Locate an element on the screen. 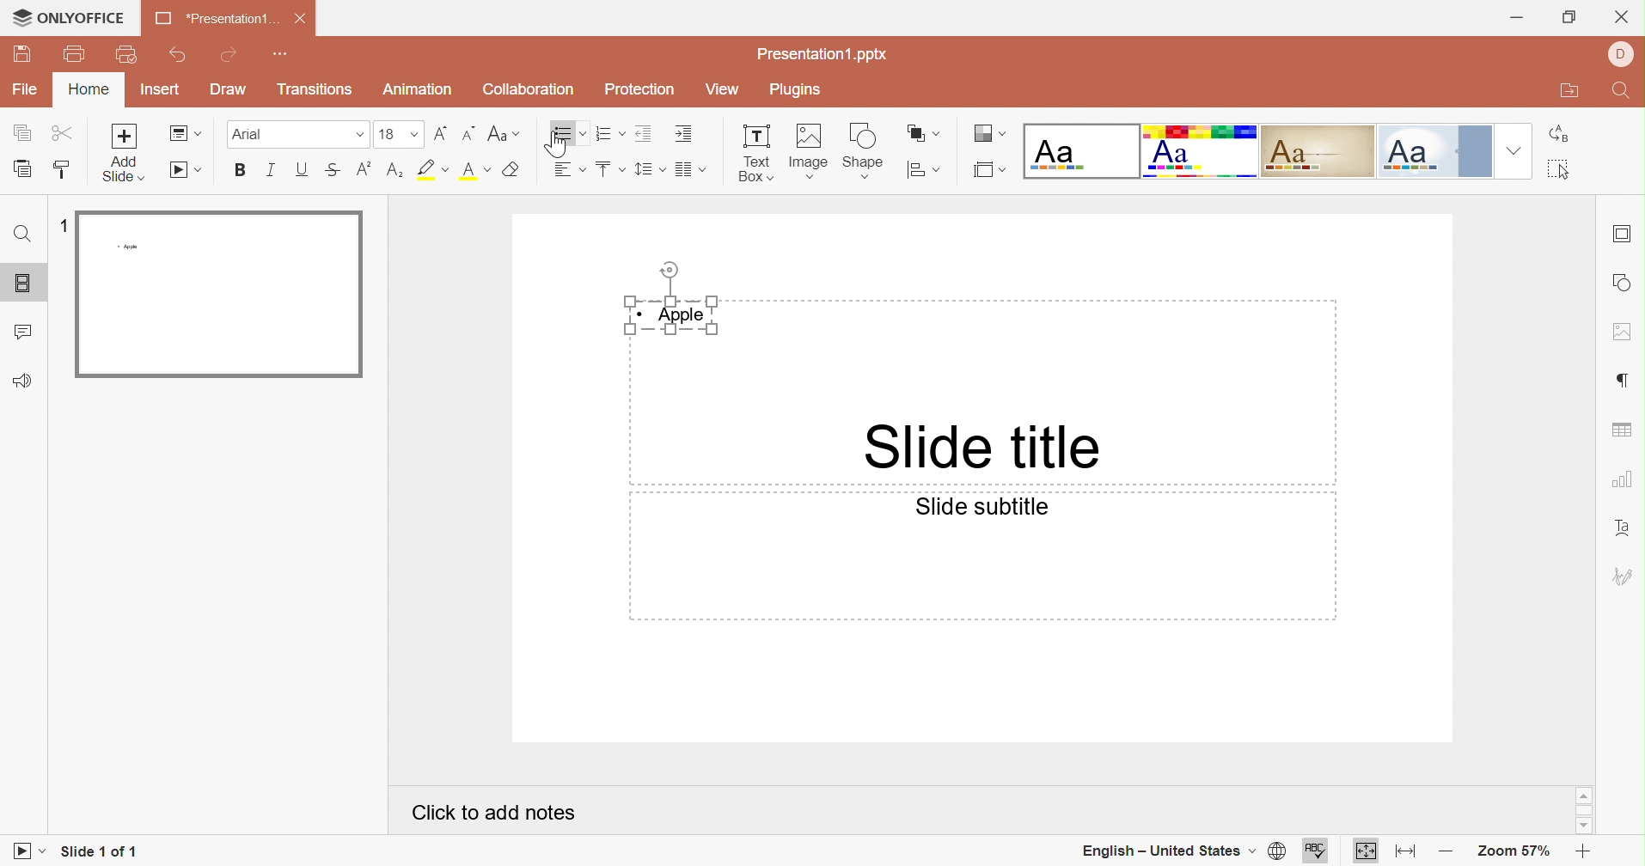 Image resolution: width=1645 pixels, height=866 pixels. shape is located at coordinates (869, 149).